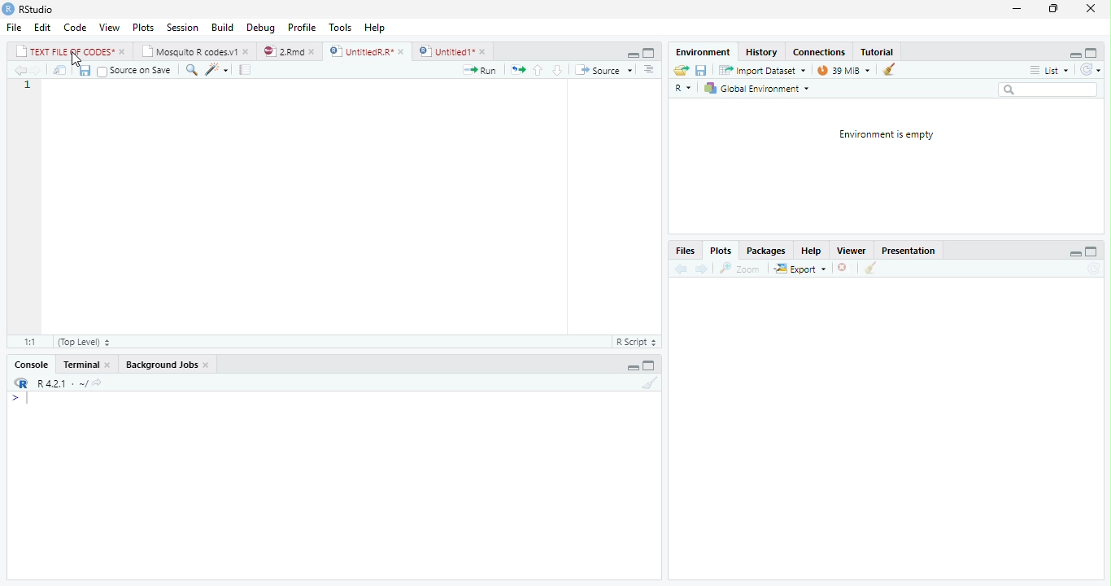 This screenshot has width=1111, height=586. Describe the element at coordinates (888, 70) in the screenshot. I see `Clean` at that location.